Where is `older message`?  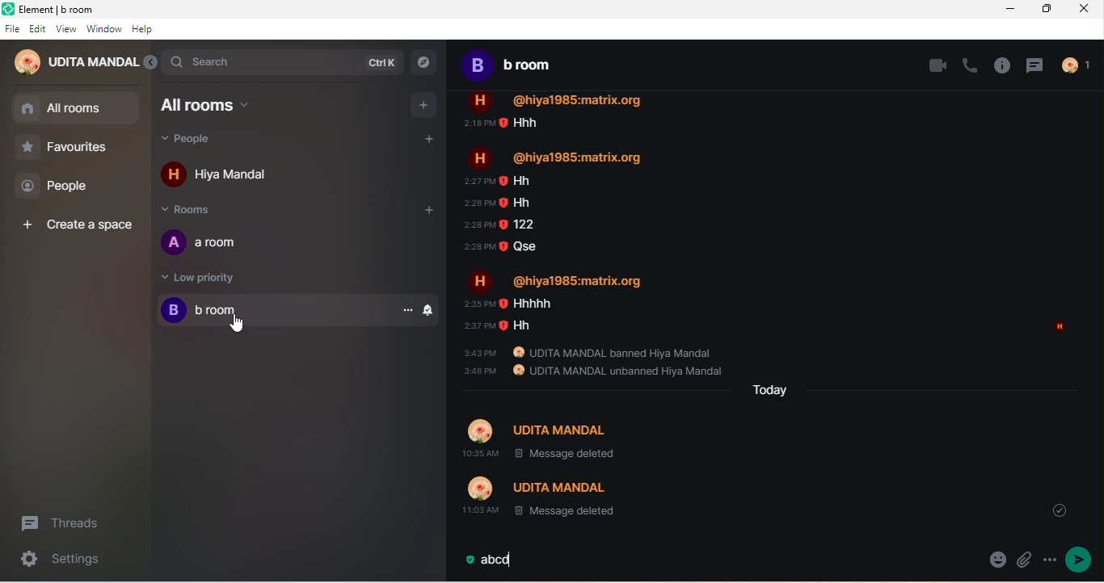
older message is located at coordinates (783, 308).